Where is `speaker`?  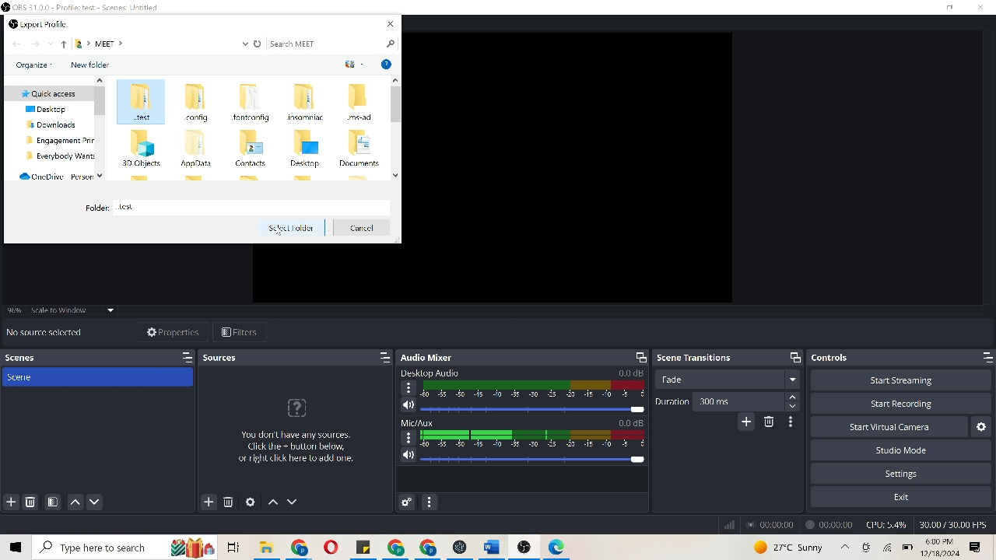
speaker is located at coordinates (408, 404).